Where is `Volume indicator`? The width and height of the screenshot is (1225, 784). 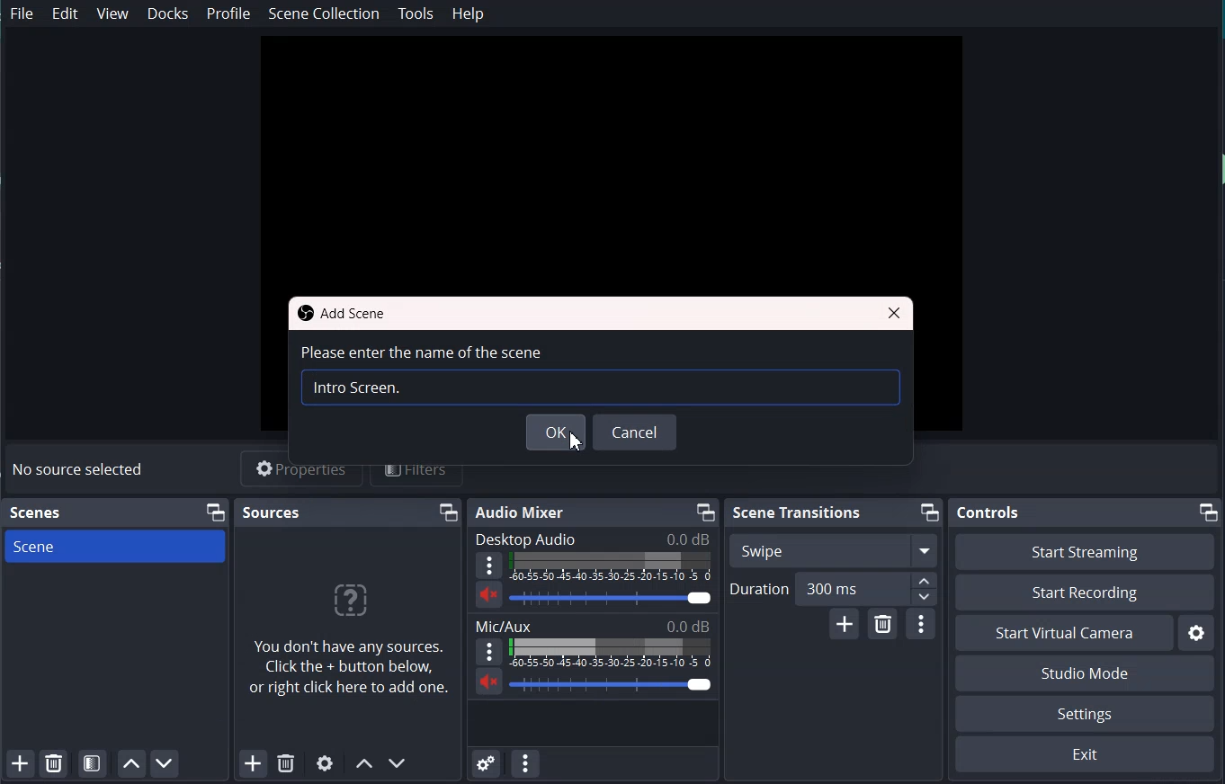 Volume indicator is located at coordinates (611, 566).